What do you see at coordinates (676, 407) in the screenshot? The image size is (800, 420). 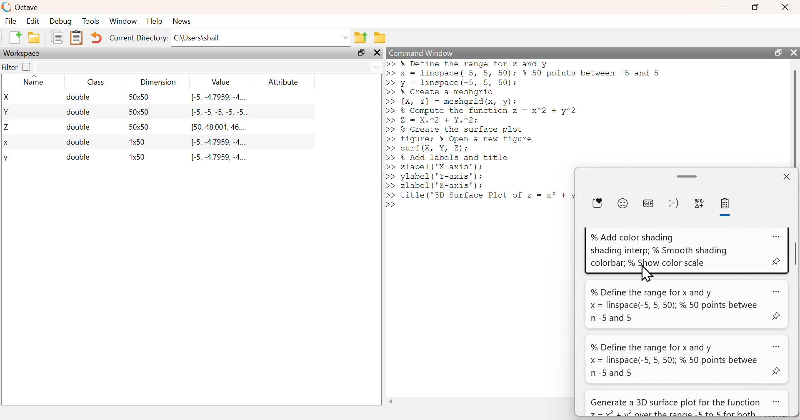 I see `Generate a 3D surface plot for the function7 — 2 2 ar the ranae 5 tn S for both` at bounding box center [676, 407].